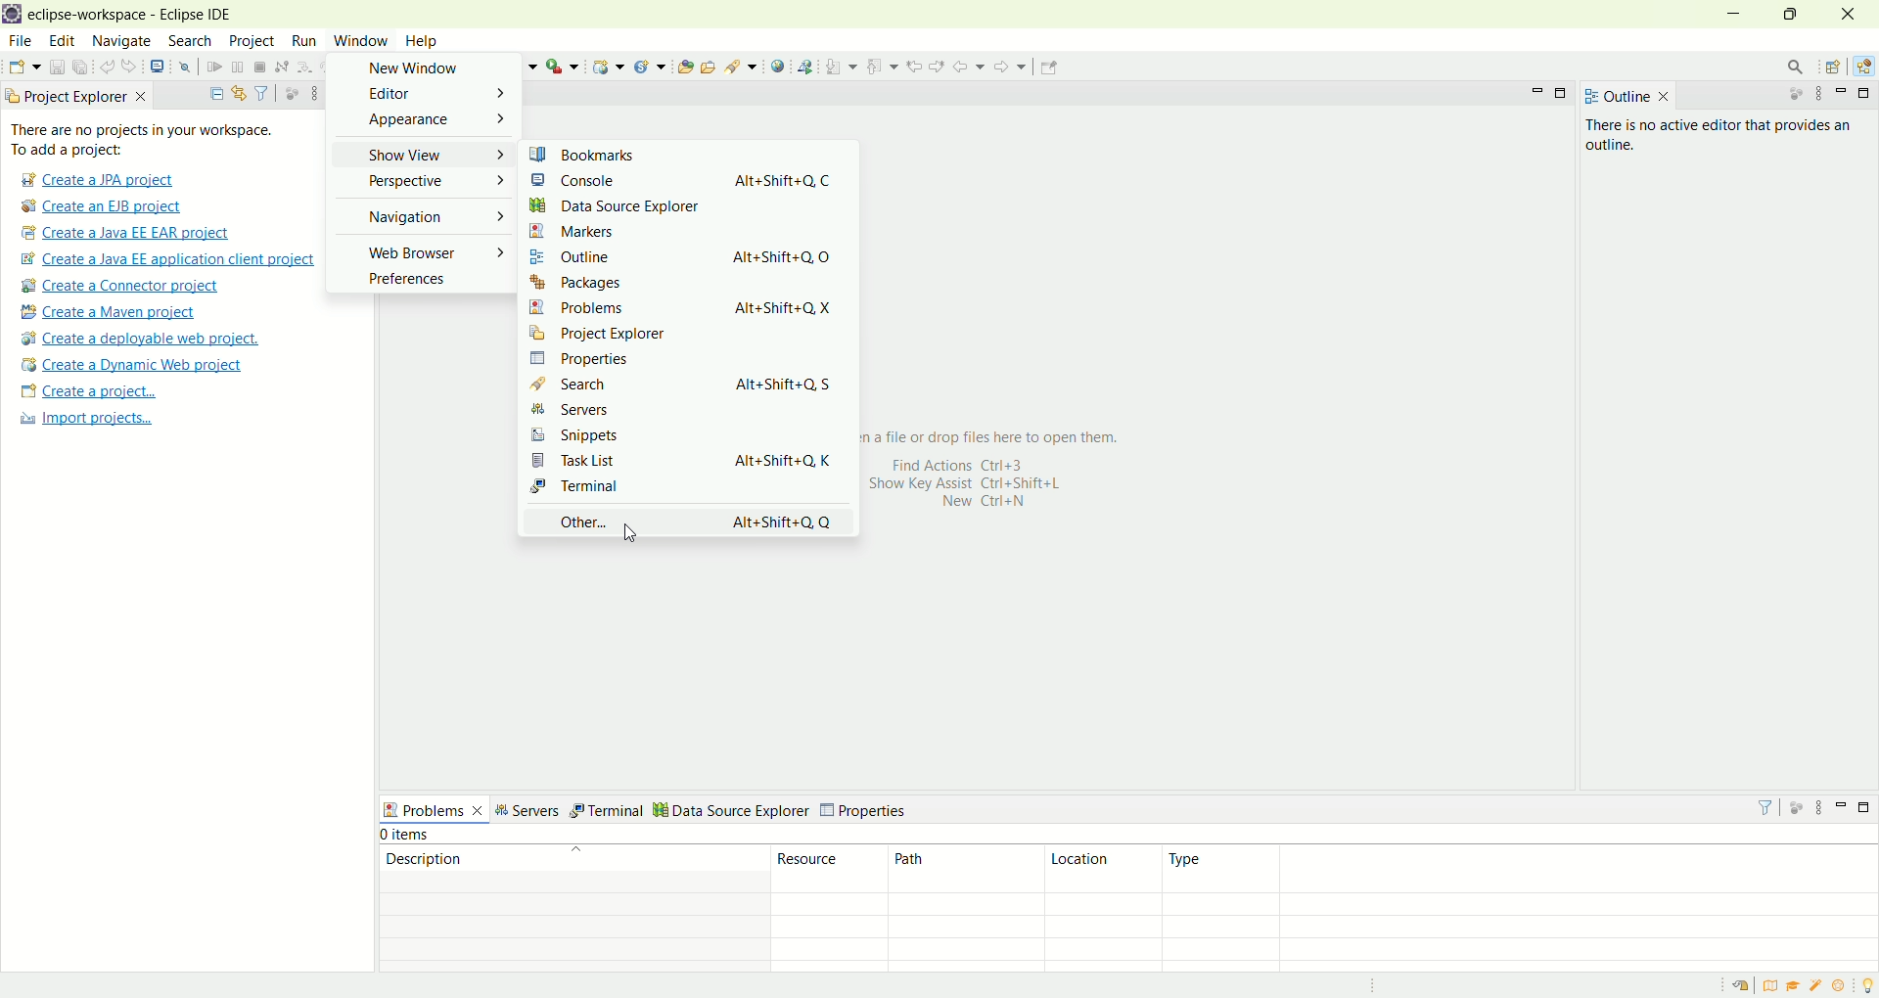 The width and height of the screenshot is (1879, 998). I want to click on create a dynamic web project, so click(132, 366).